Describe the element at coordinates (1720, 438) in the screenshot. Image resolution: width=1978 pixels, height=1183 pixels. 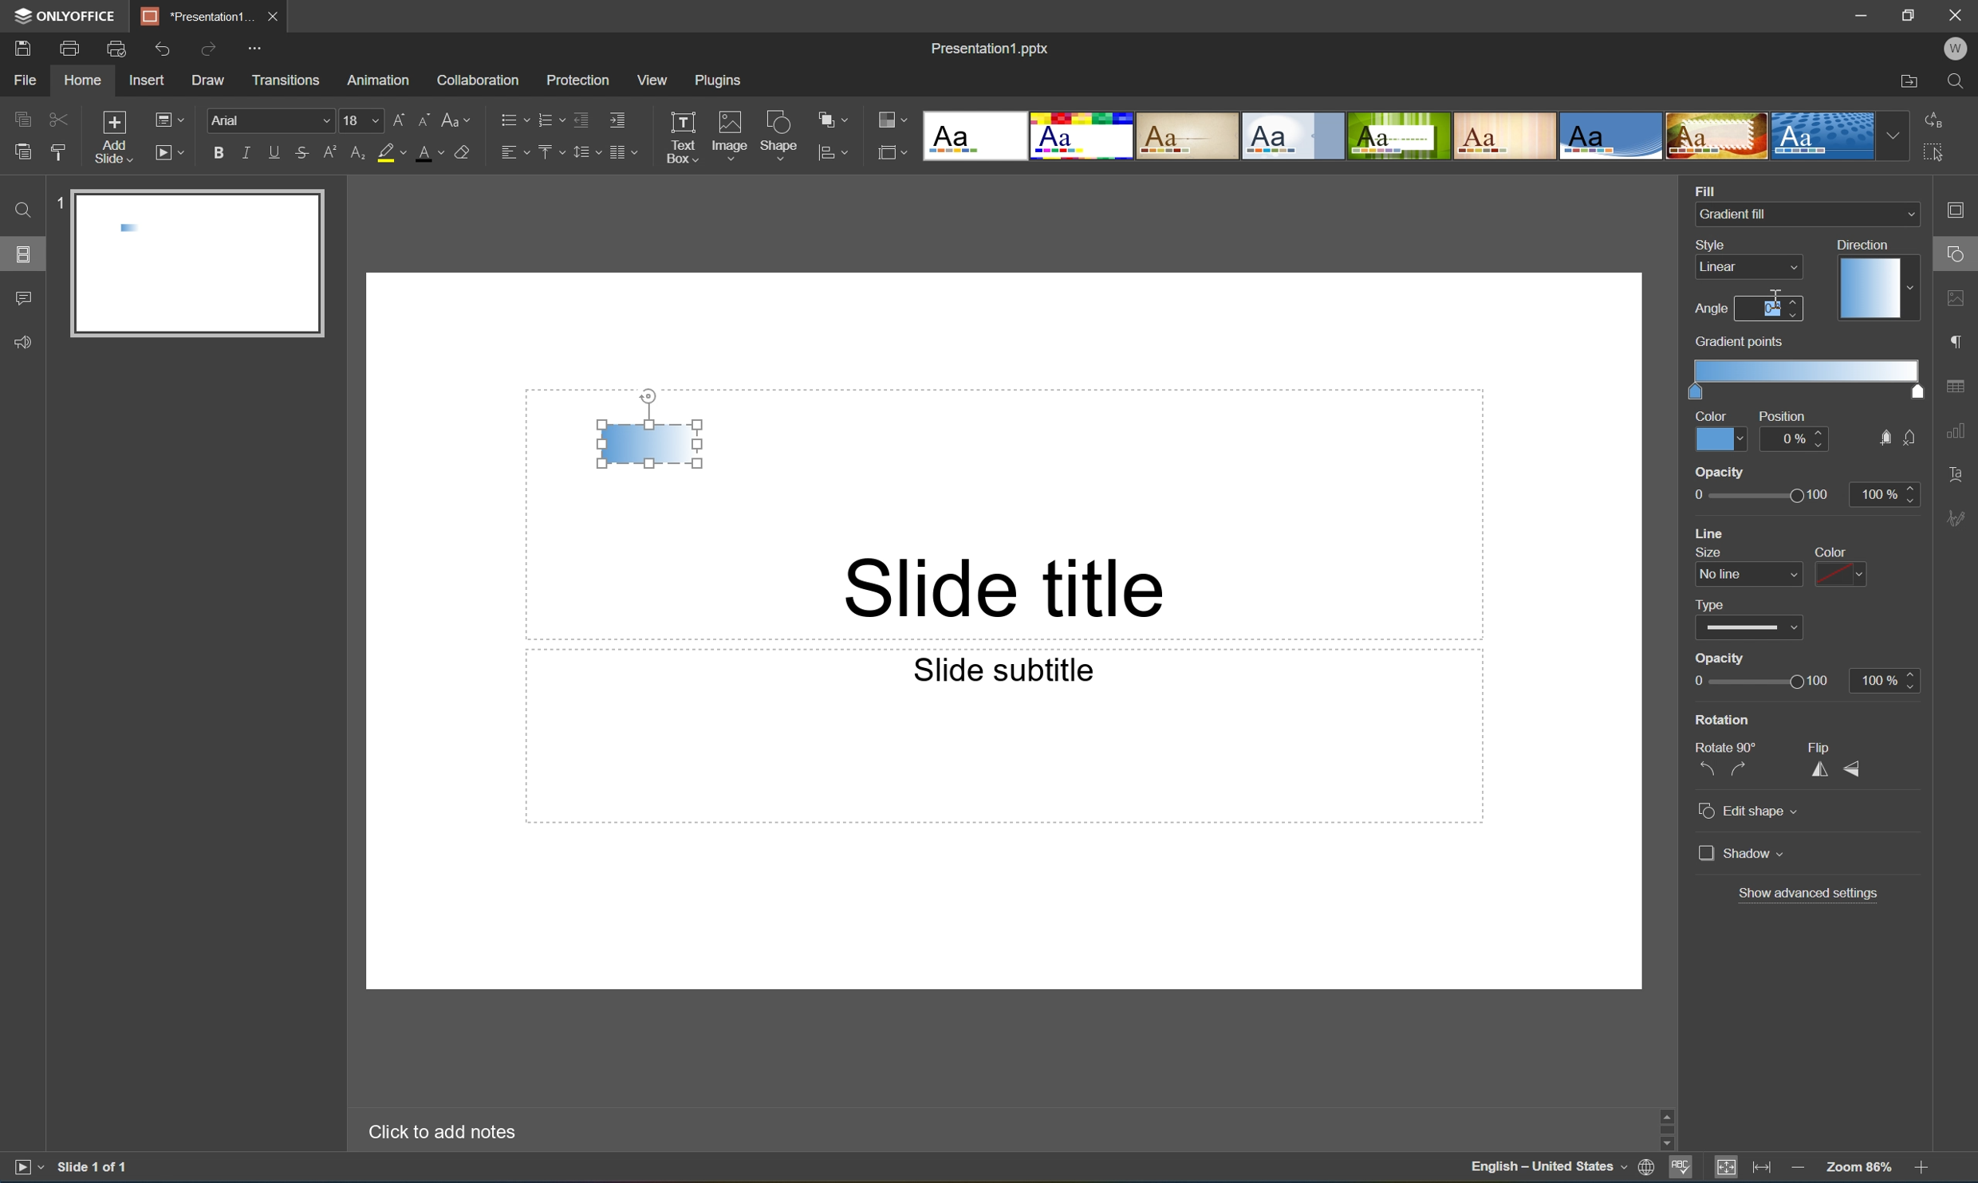
I see `Color` at that location.